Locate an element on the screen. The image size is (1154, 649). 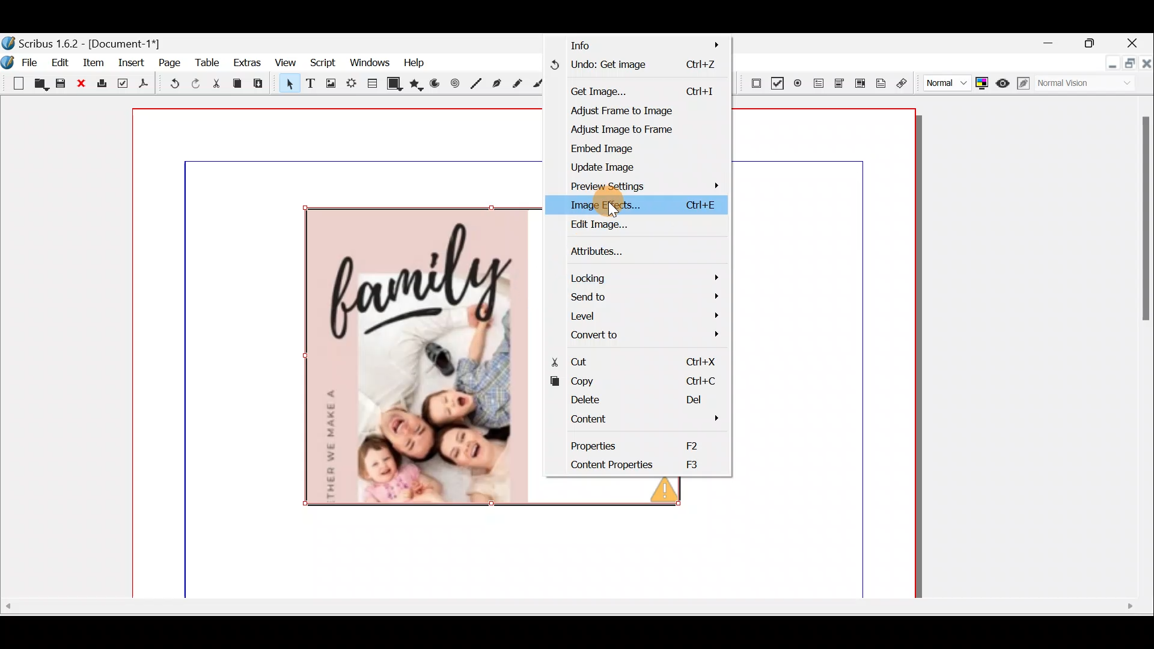
Polygon is located at coordinates (417, 85).